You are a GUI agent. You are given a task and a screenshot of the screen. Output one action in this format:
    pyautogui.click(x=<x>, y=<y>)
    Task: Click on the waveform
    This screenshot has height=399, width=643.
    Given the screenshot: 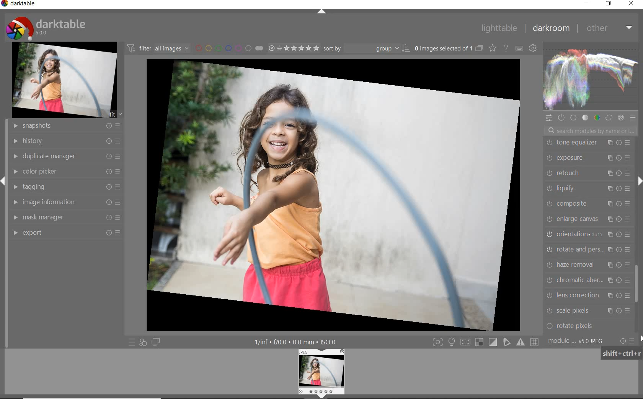 What is the action you would take?
    pyautogui.click(x=590, y=76)
    